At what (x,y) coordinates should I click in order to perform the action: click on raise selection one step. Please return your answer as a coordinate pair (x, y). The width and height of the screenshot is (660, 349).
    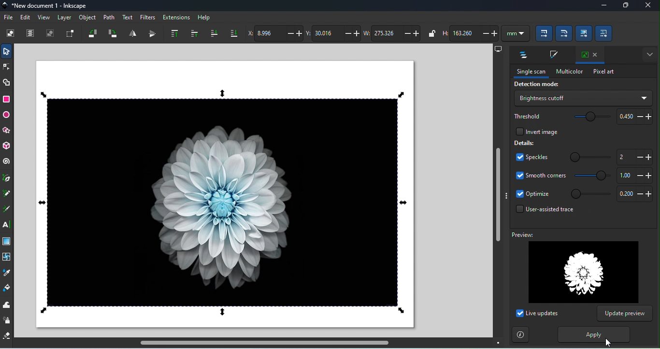
    Looking at the image, I should click on (193, 33).